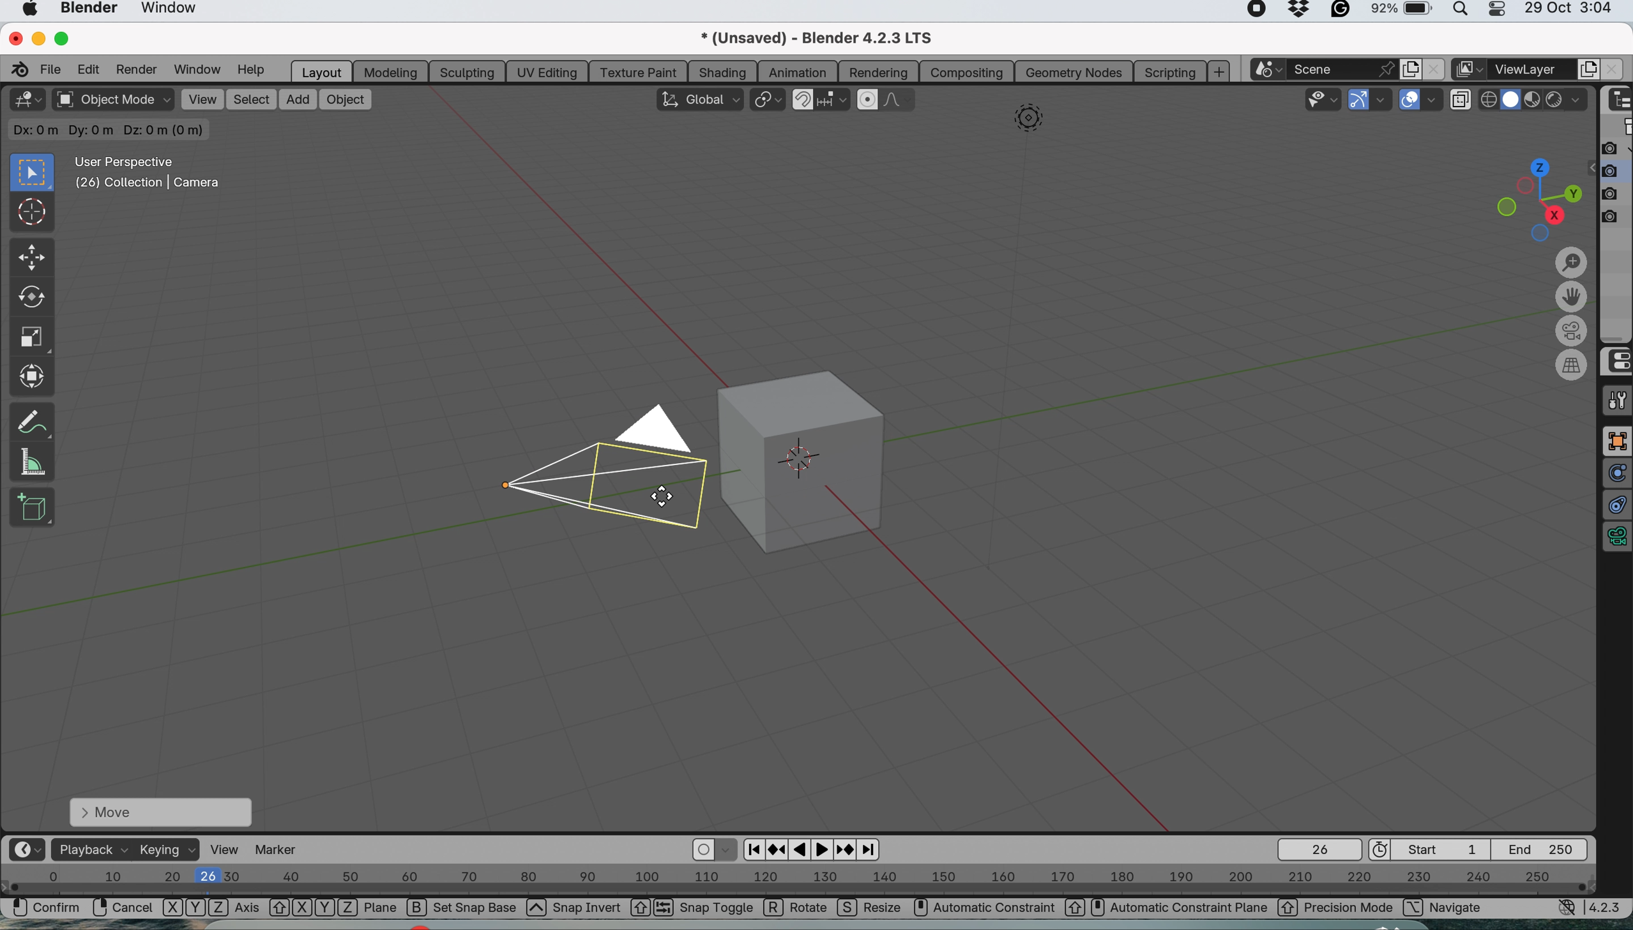 The width and height of the screenshot is (1633, 930). What do you see at coordinates (29, 300) in the screenshot?
I see `rotate` at bounding box center [29, 300].